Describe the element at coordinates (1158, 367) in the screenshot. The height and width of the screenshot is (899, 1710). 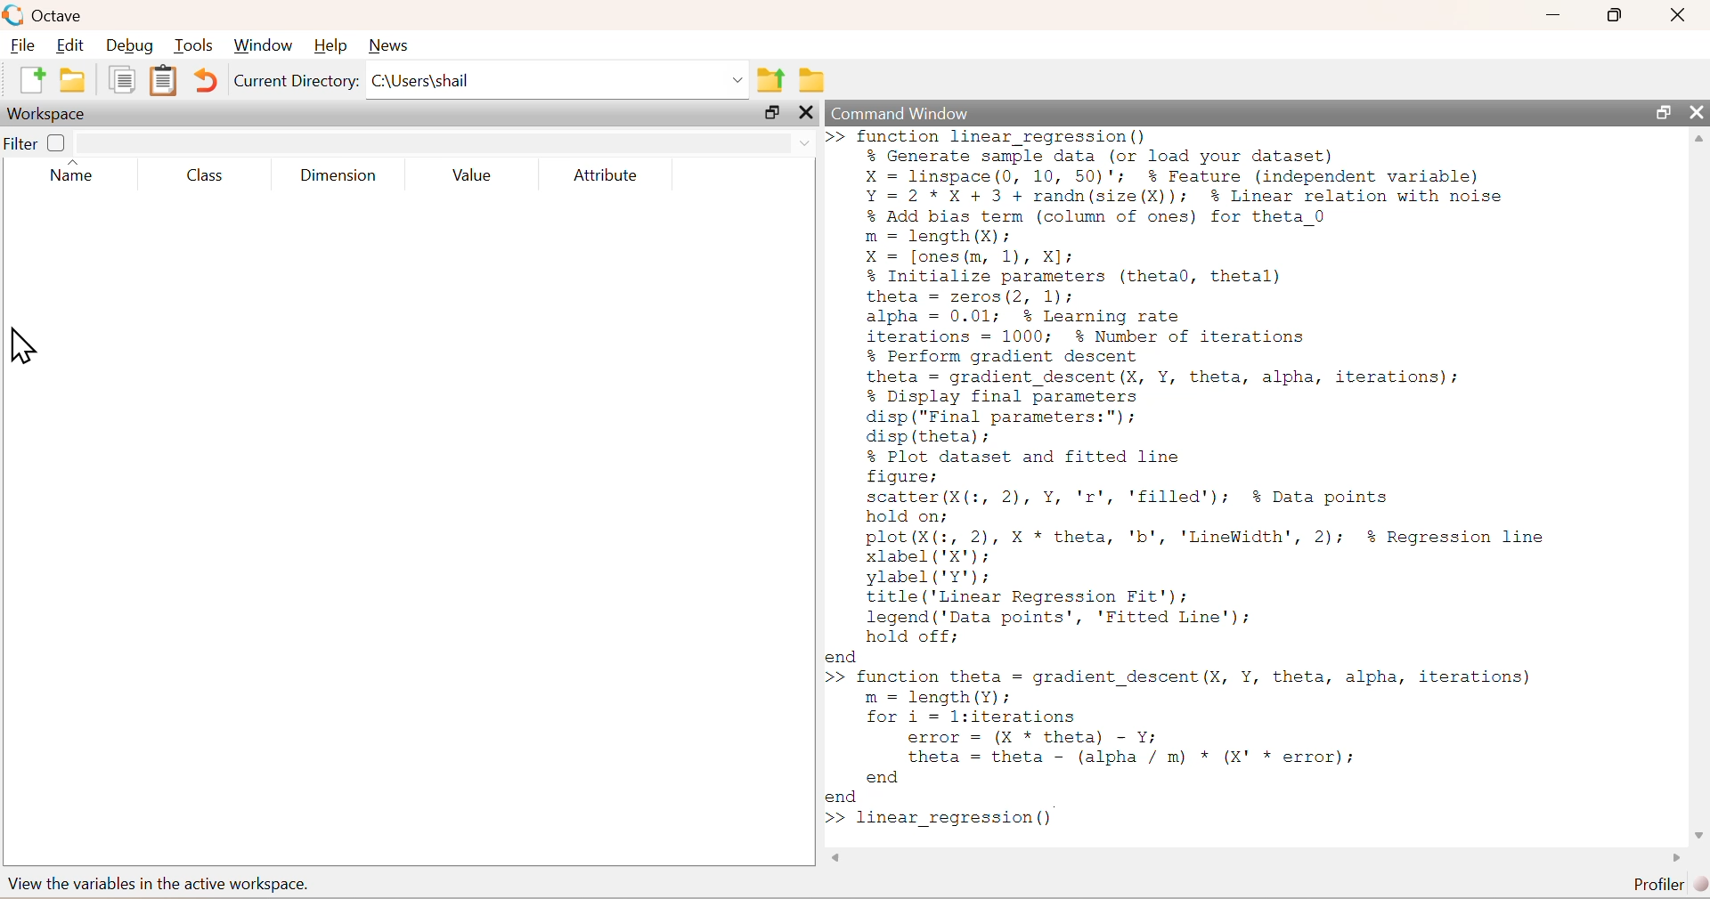
I see `theta = zeros(2, 1);alpha = 0.01; % Learning rateiterations = 1000; % Number of iterations% Perform gradient descenttheta = gradient_descent(X, Y, theta, alpha, iterations);% Display final parametersdisp ("Final parameters:");disp (theta);` at that location.